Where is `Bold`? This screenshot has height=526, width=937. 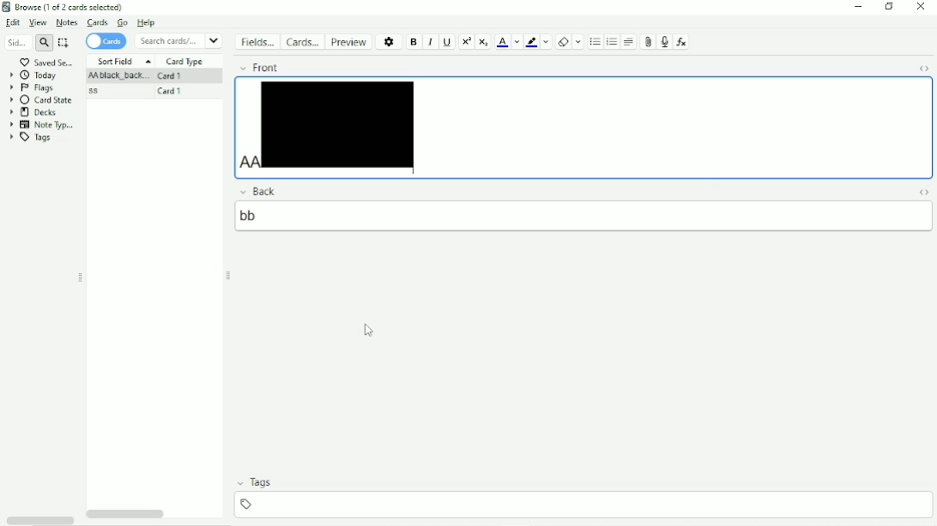 Bold is located at coordinates (414, 42).